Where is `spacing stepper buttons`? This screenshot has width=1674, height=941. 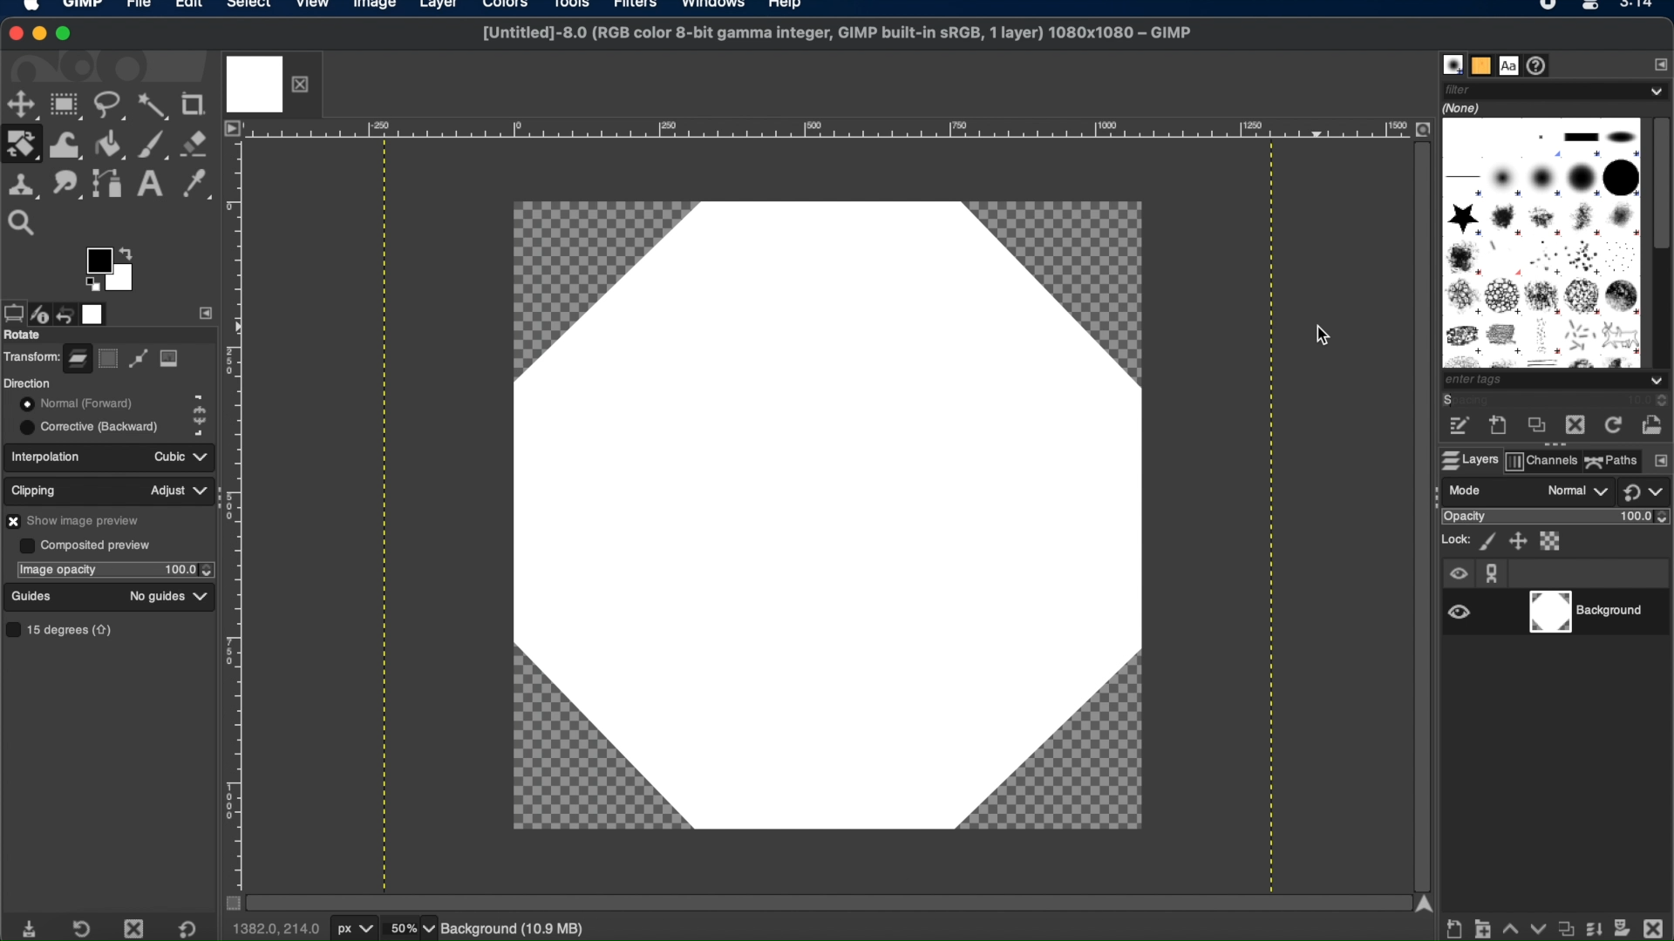
spacing stepper buttons is located at coordinates (1657, 401).